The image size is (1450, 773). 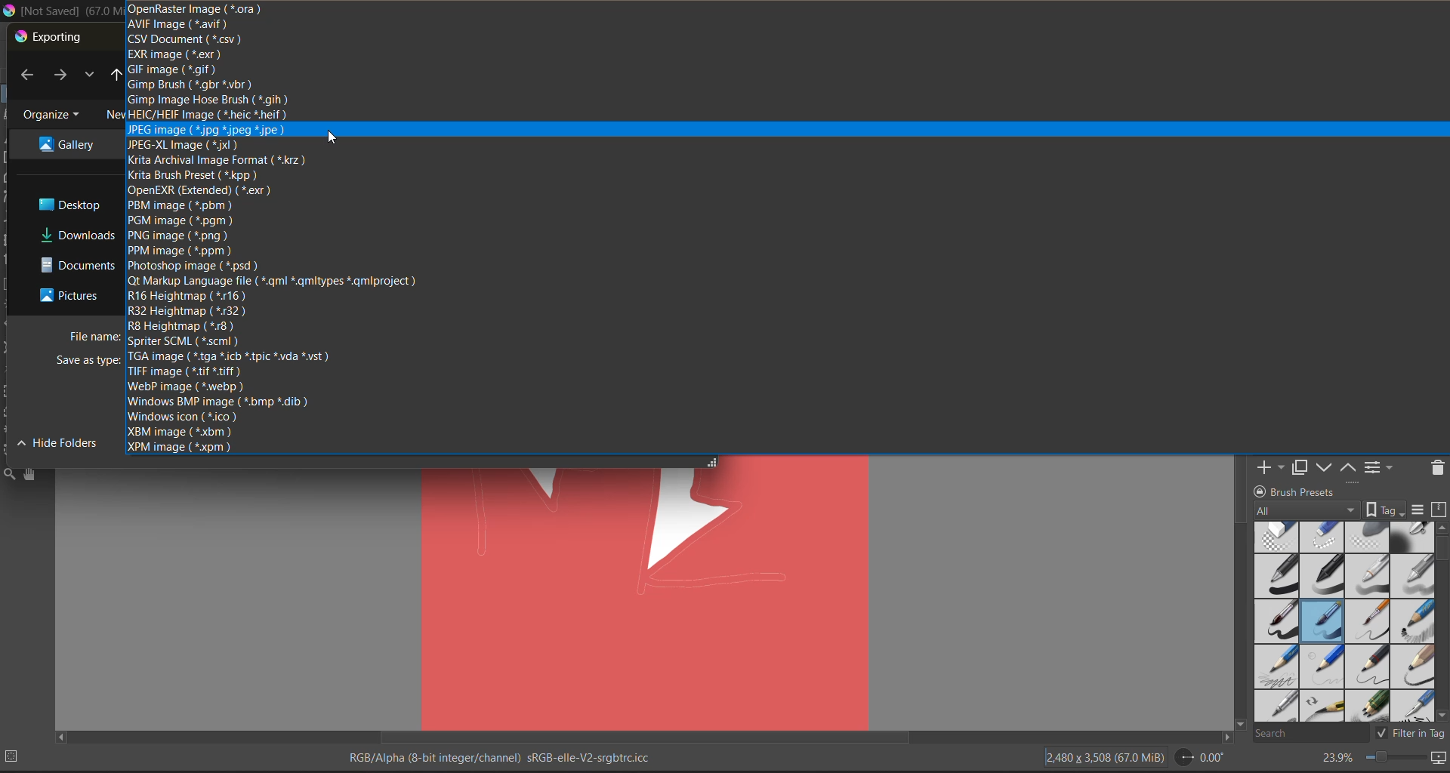 What do you see at coordinates (60, 11) in the screenshot?
I see `app name and file name` at bounding box center [60, 11].